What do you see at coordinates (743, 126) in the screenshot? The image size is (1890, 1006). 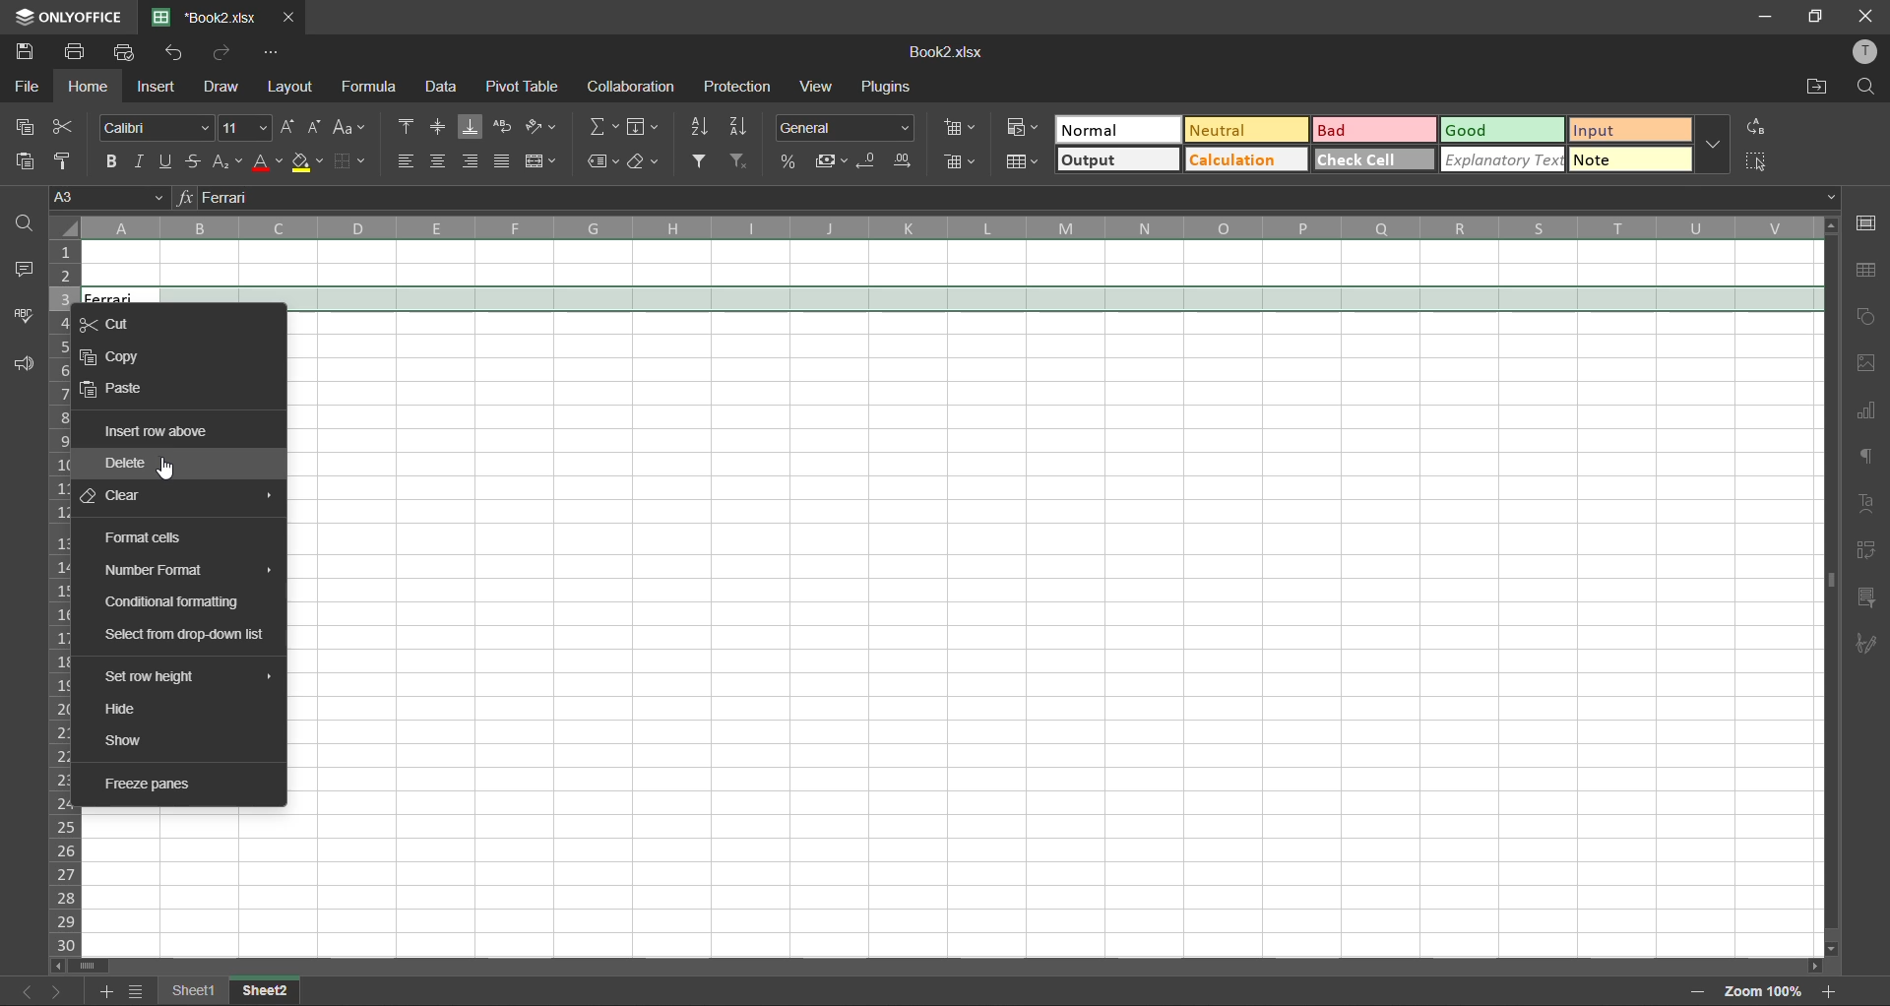 I see `sort descending` at bounding box center [743, 126].